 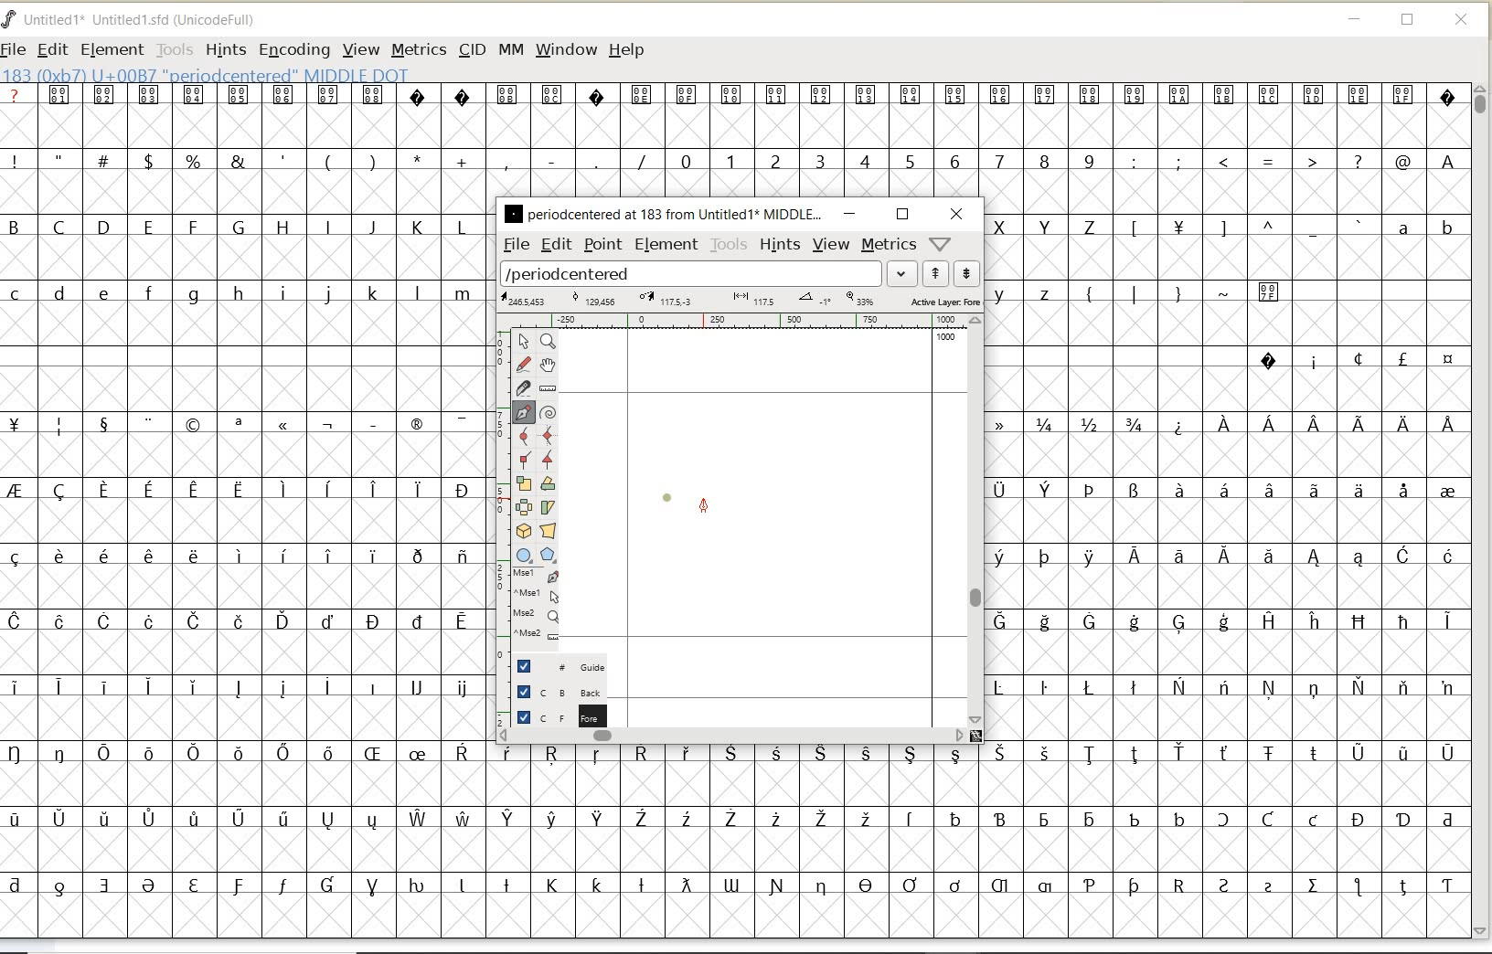 I want to click on rotate the selection in 3D and project back to plane, so click(x=523, y=530).